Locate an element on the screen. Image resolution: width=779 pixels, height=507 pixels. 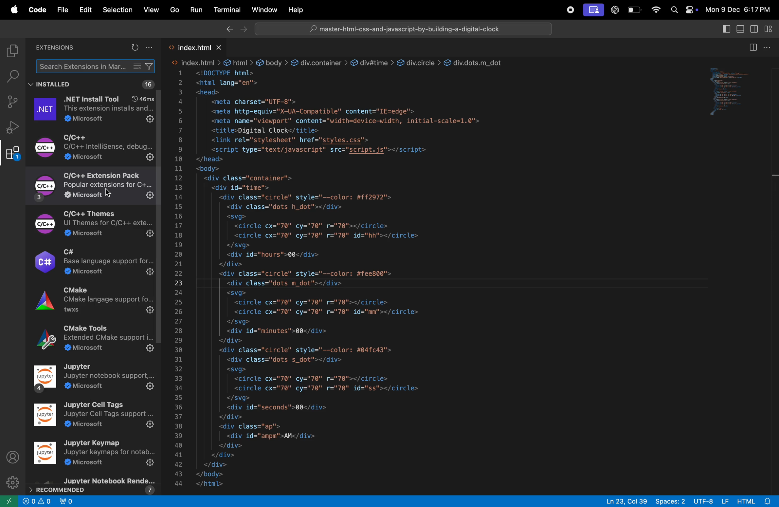
16 is located at coordinates (146, 85).